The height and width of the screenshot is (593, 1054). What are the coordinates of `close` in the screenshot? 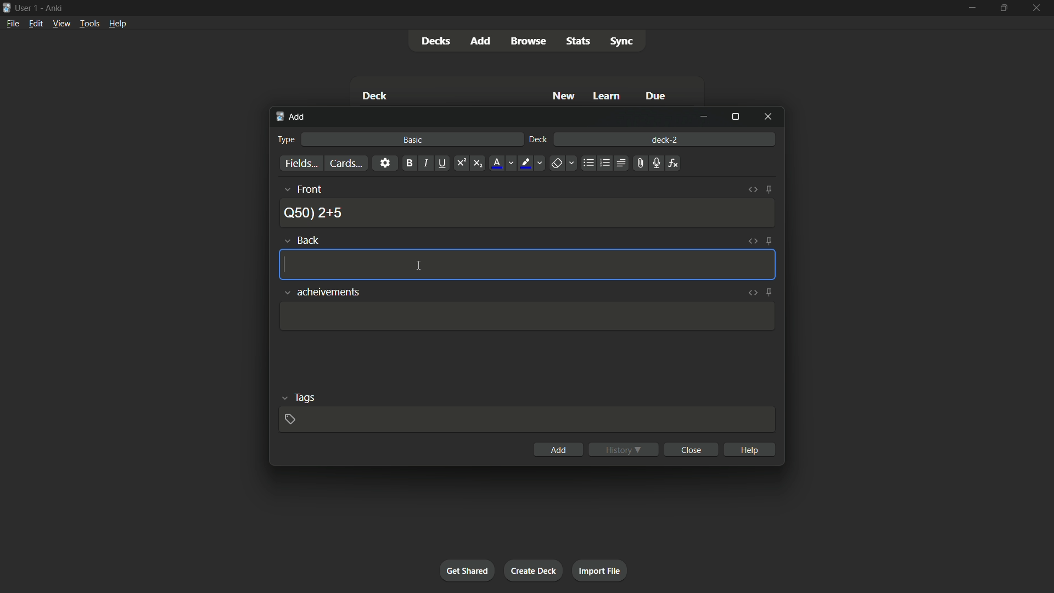 It's located at (691, 449).